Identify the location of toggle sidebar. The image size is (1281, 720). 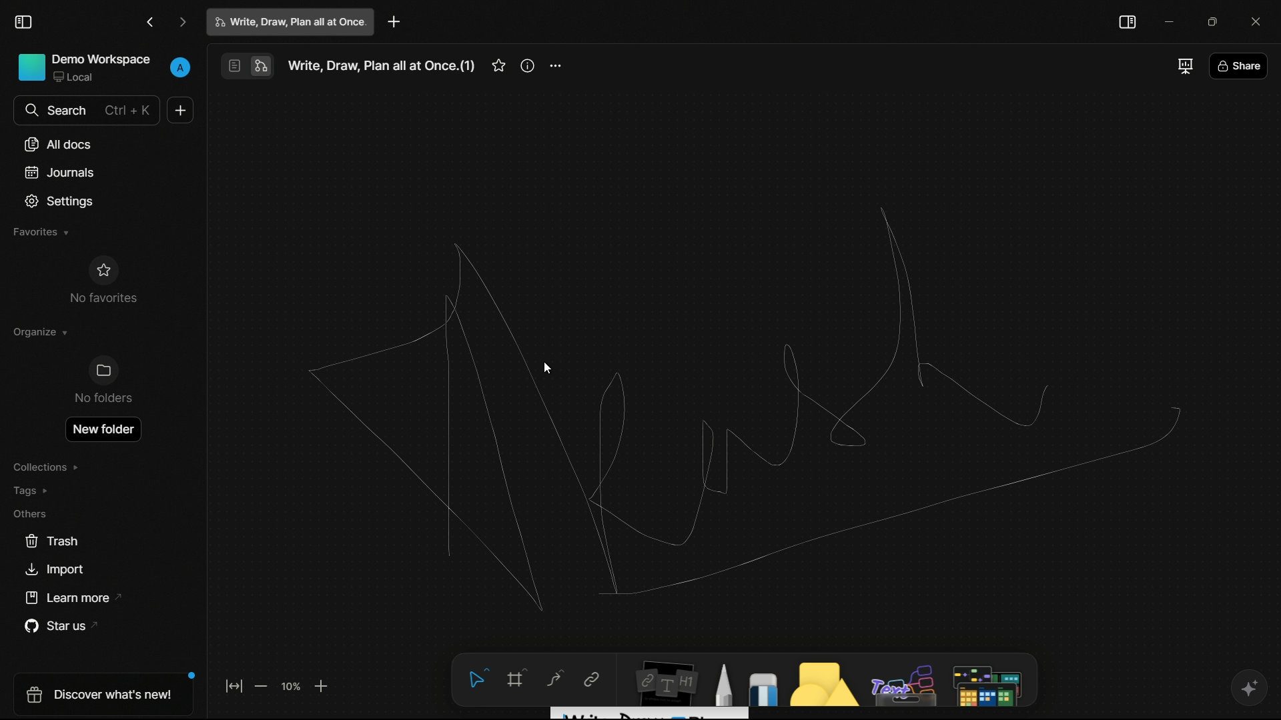
(1126, 23).